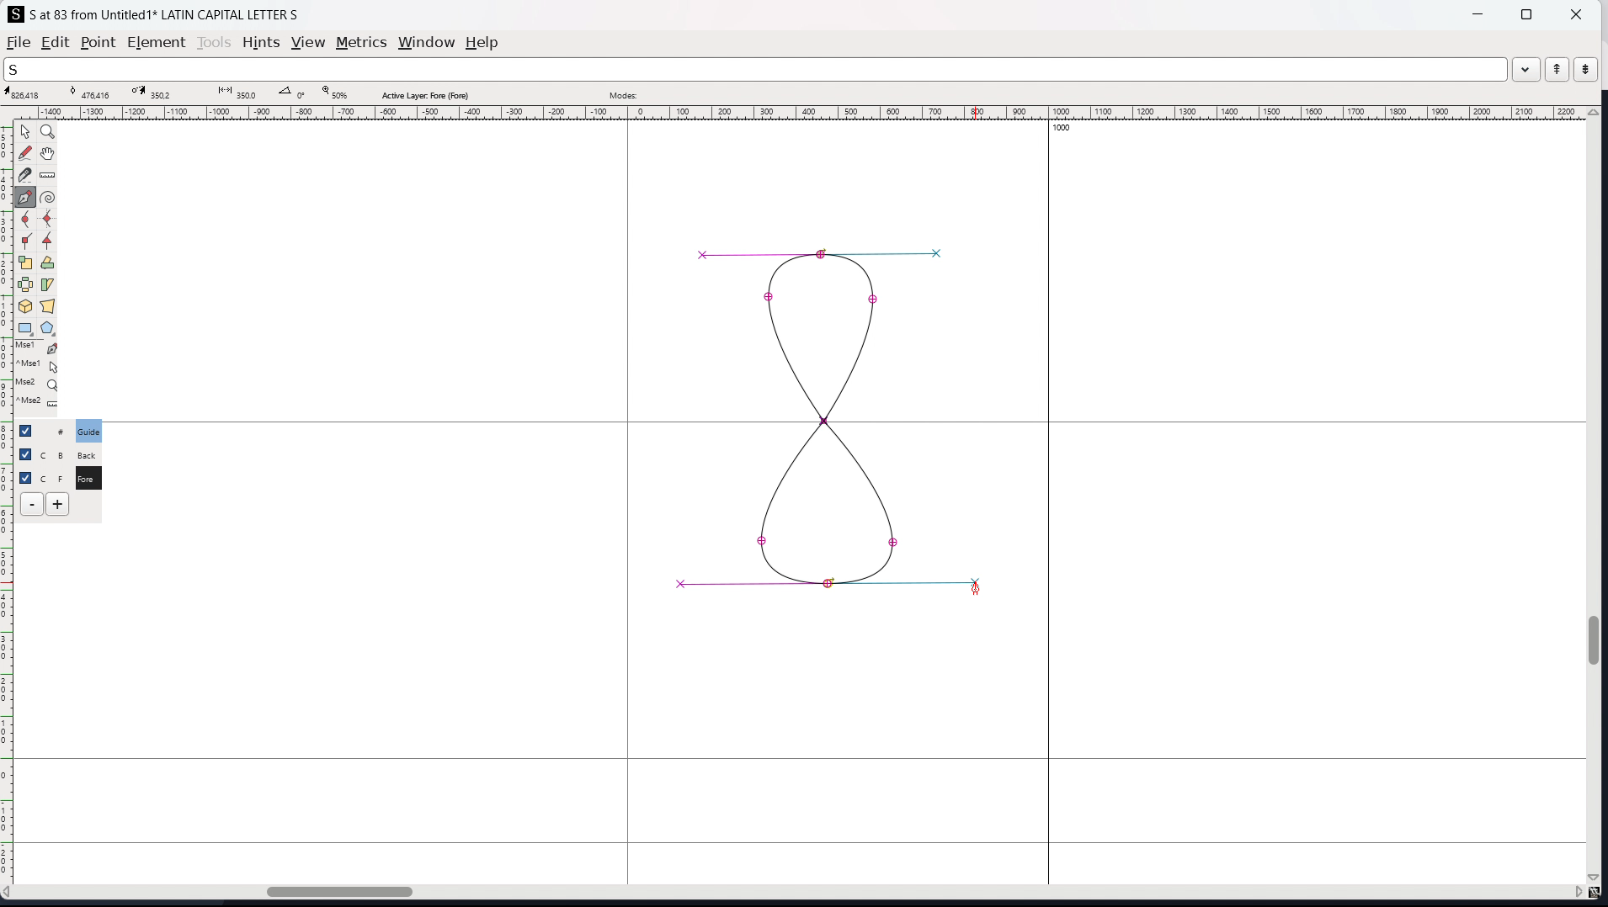  I want to click on magnify, so click(49, 133).